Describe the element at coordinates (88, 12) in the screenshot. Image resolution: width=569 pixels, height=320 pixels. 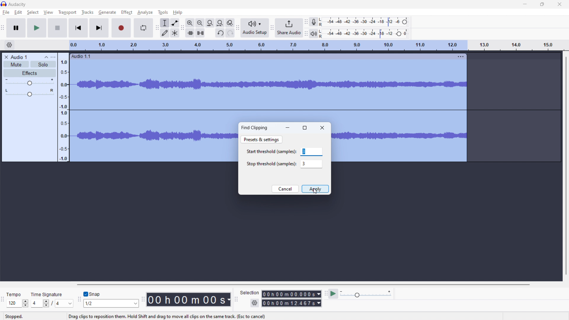
I see `tracks` at that location.